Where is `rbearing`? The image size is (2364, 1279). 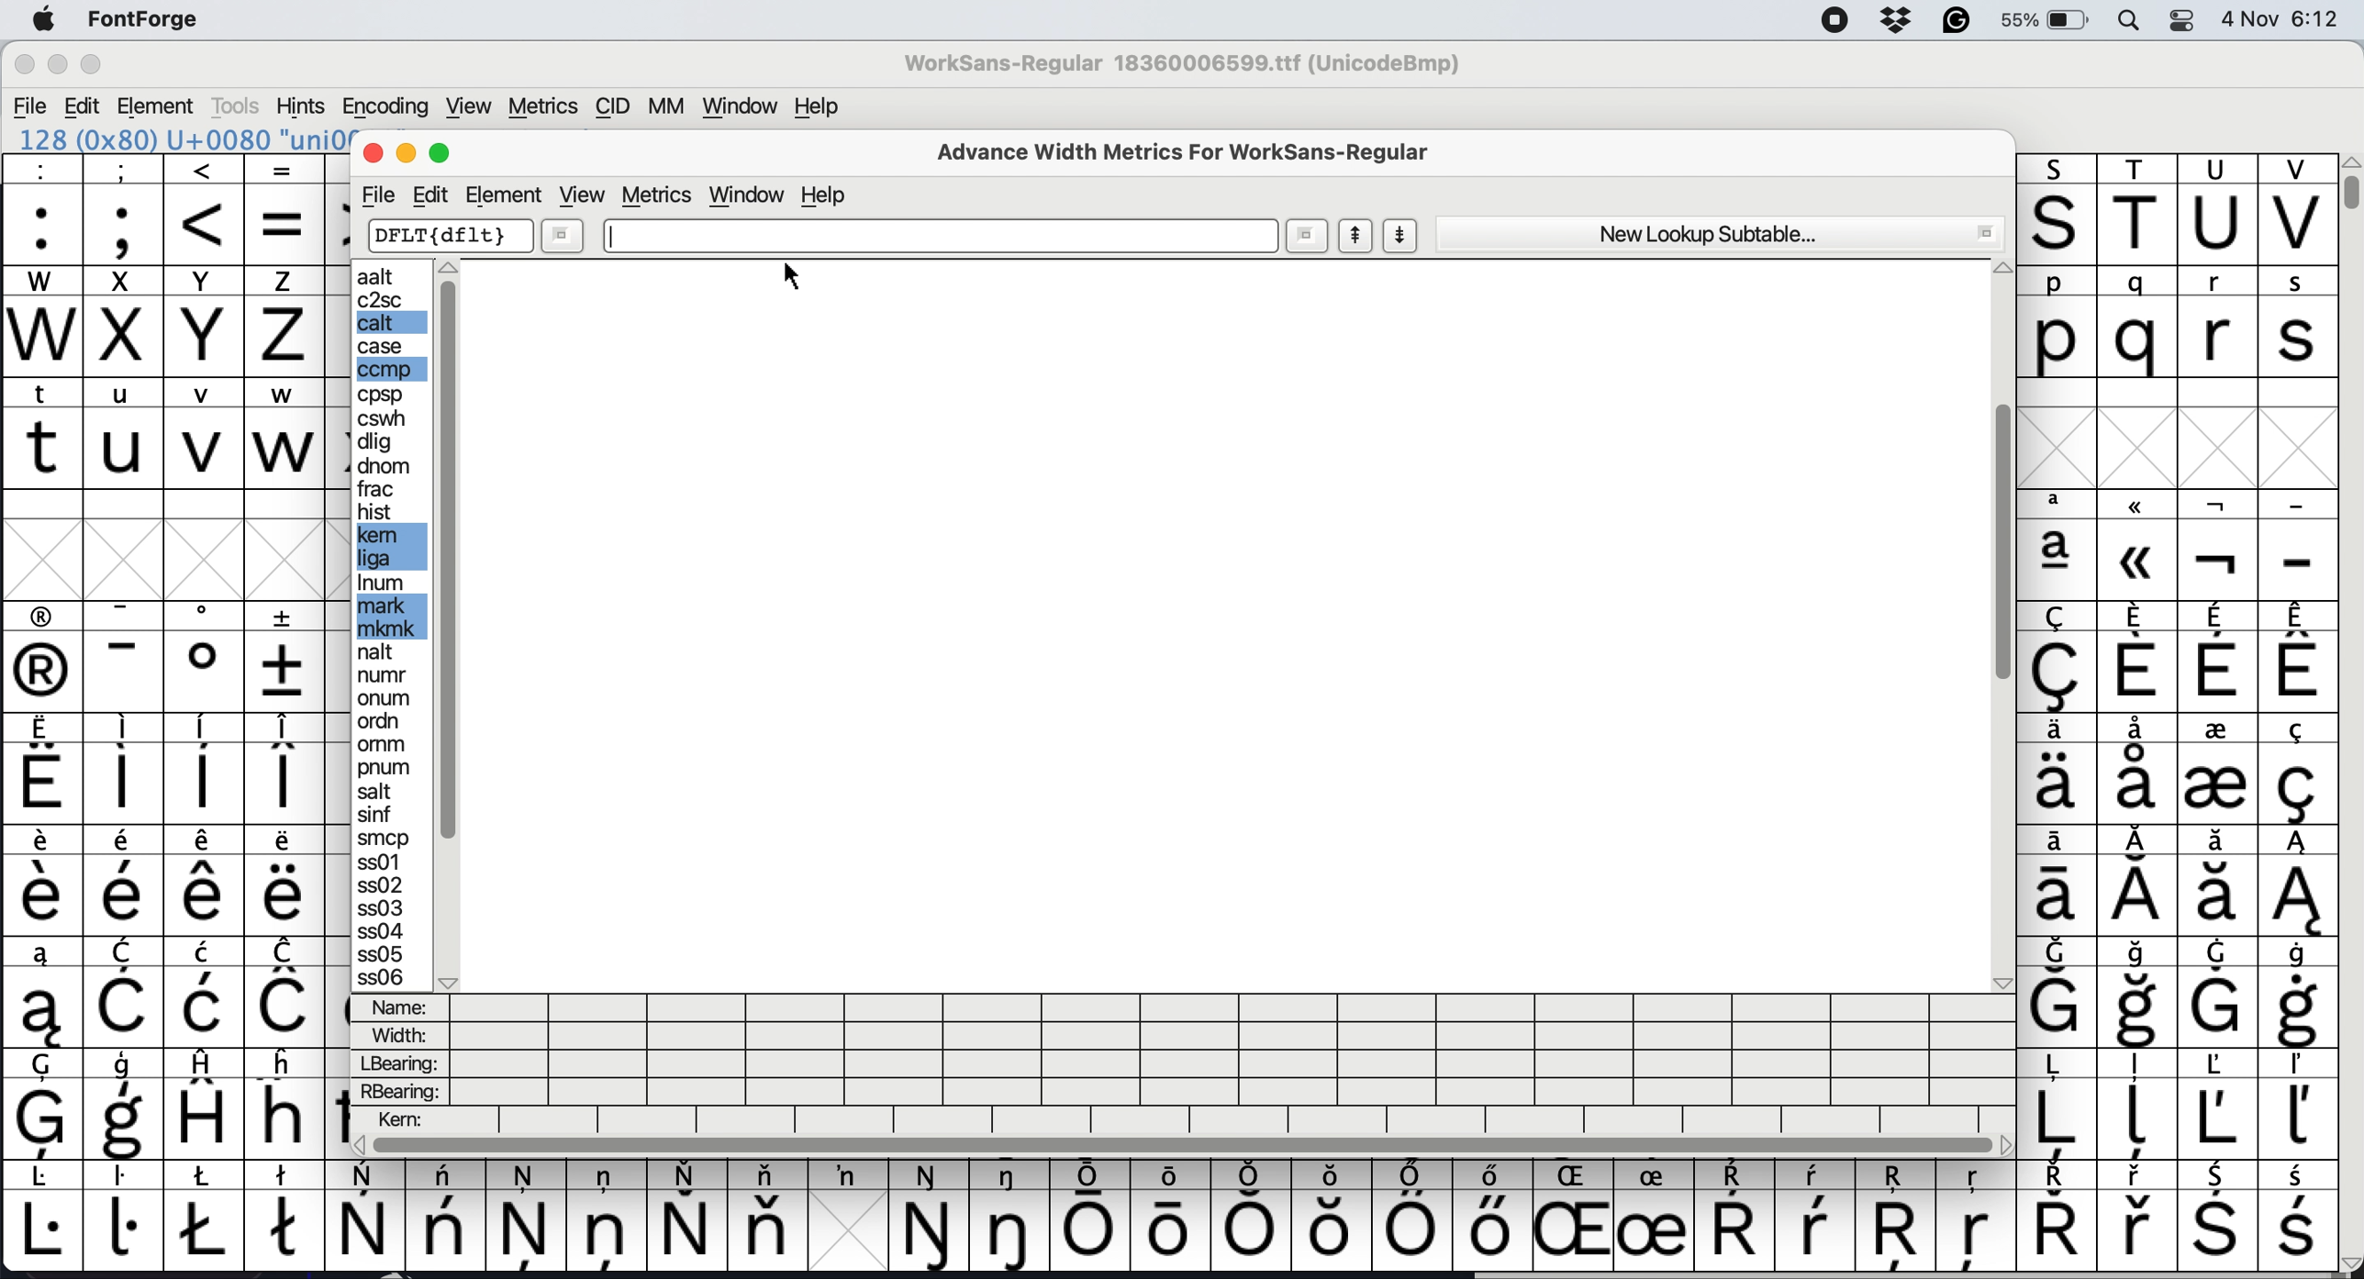
rbearing is located at coordinates (400, 1091).